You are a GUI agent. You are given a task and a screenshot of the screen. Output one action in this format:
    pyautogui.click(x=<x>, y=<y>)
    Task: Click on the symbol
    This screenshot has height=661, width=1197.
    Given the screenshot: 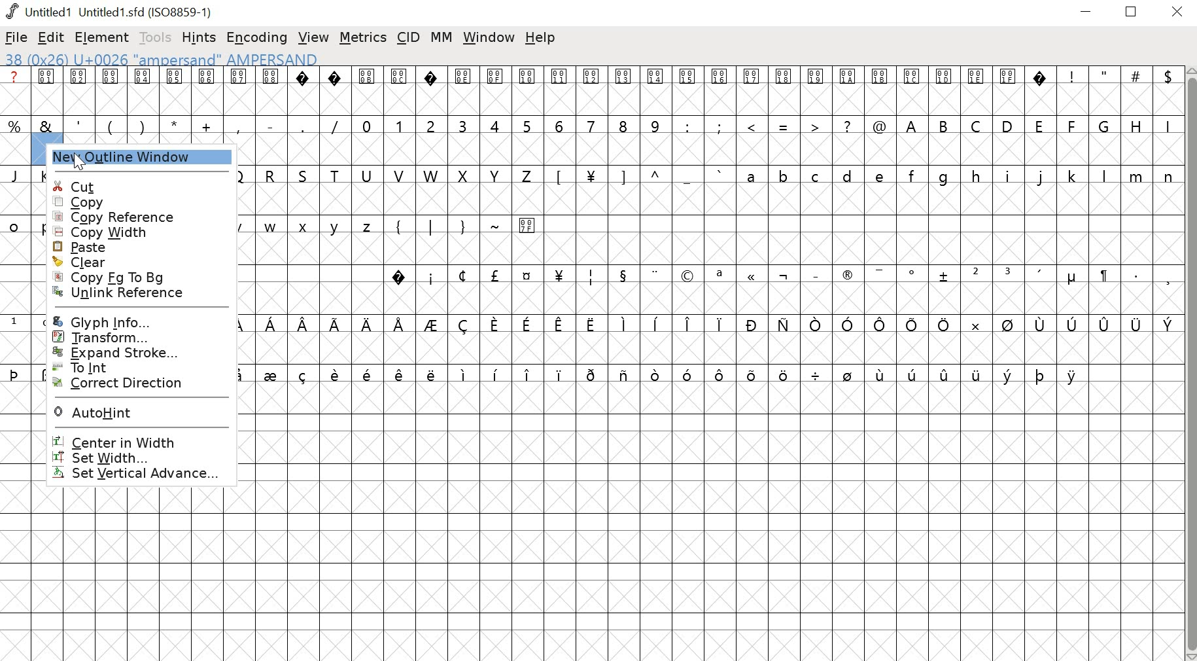 What is the action you would take?
    pyautogui.click(x=913, y=373)
    